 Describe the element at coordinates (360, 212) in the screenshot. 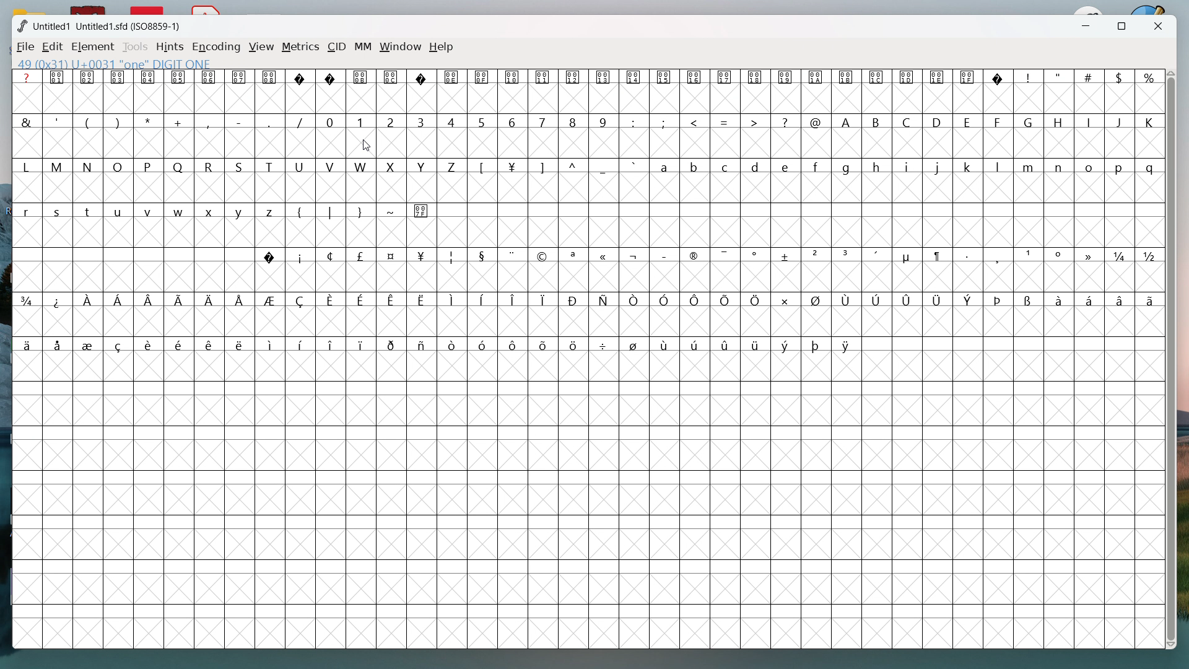

I see `}` at that location.